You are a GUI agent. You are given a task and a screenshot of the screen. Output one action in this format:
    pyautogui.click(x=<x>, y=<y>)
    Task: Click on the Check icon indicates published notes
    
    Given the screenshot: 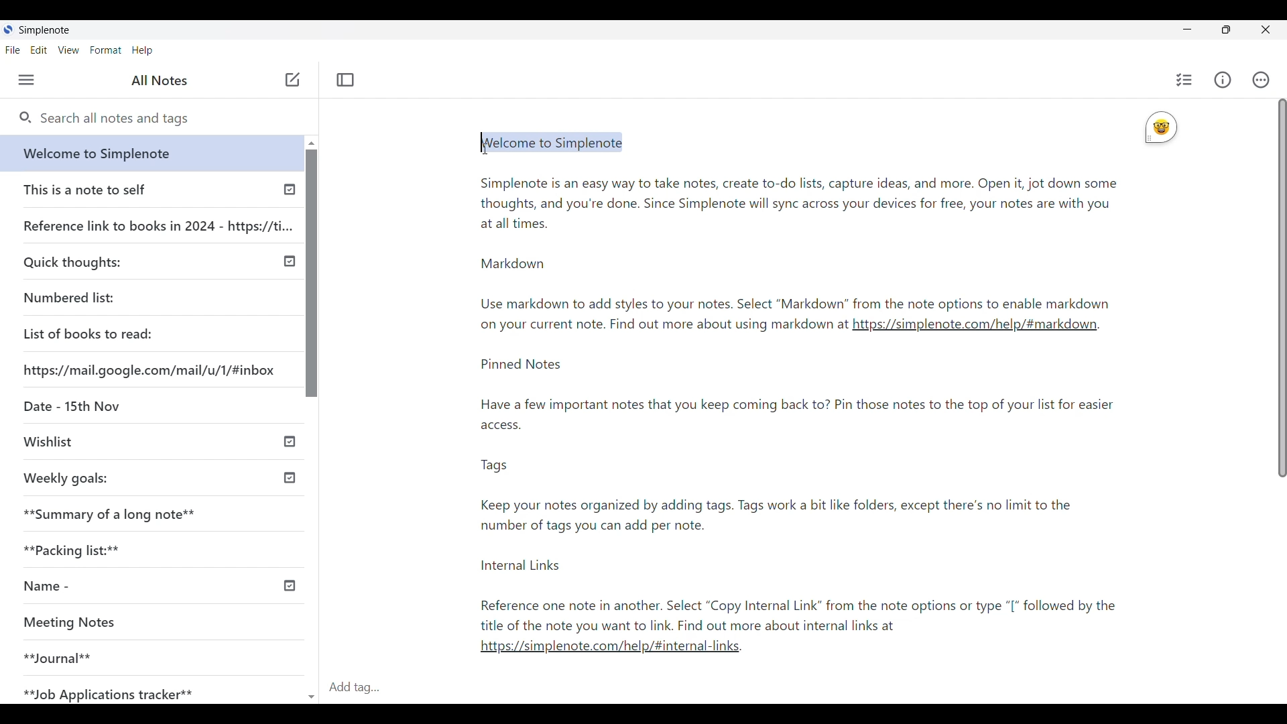 What is the action you would take?
    pyautogui.click(x=290, y=192)
    